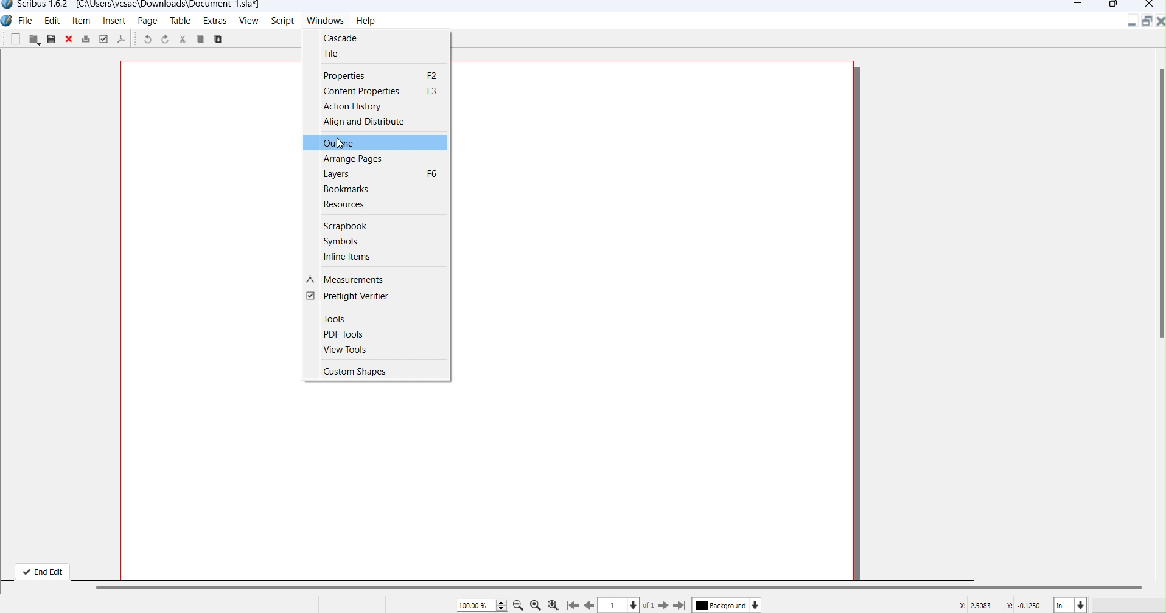 The height and width of the screenshot is (613, 1166). I want to click on Action History, so click(353, 107).